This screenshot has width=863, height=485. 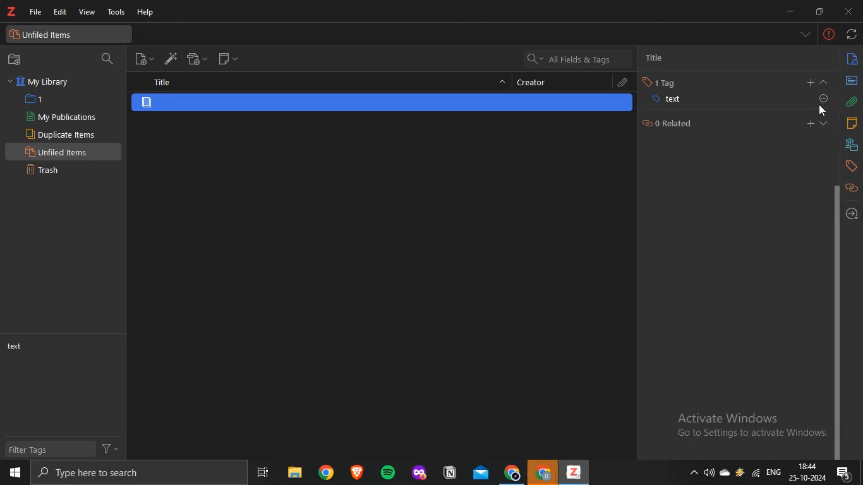 I want to click on my publications, so click(x=60, y=116).